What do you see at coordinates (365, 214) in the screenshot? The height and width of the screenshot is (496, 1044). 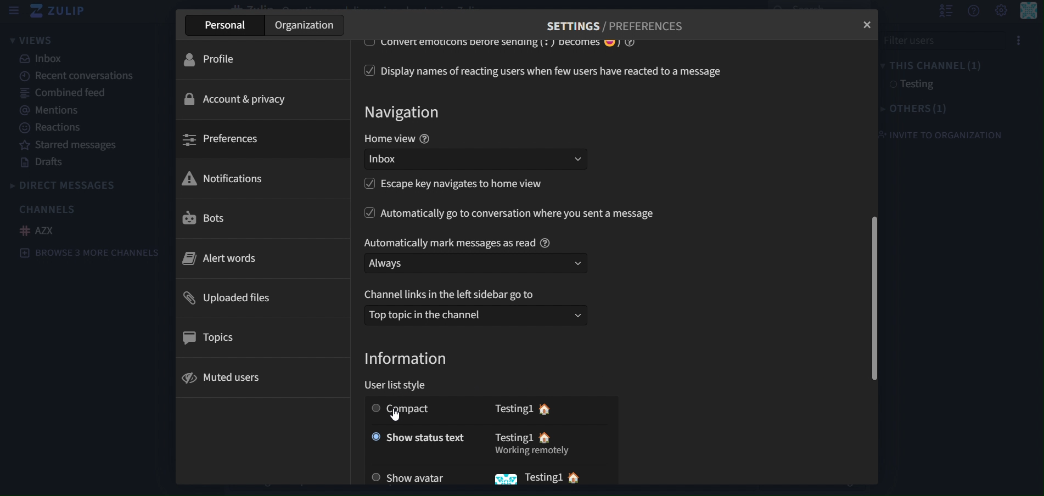 I see `check box` at bounding box center [365, 214].